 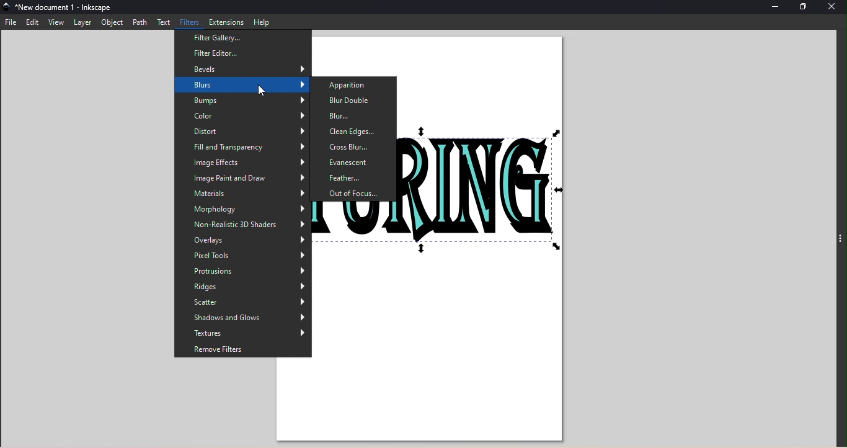 I want to click on Protrusions, so click(x=242, y=271).